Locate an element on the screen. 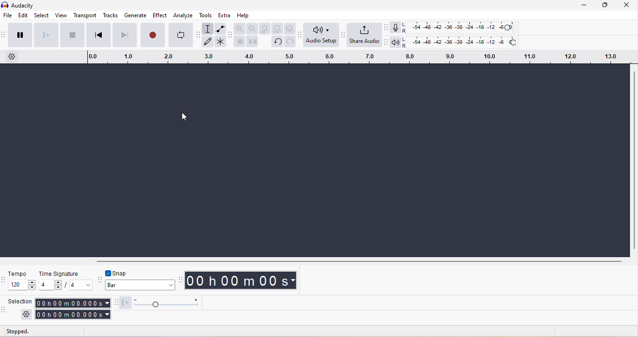  transport is located at coordinates (85, 15).